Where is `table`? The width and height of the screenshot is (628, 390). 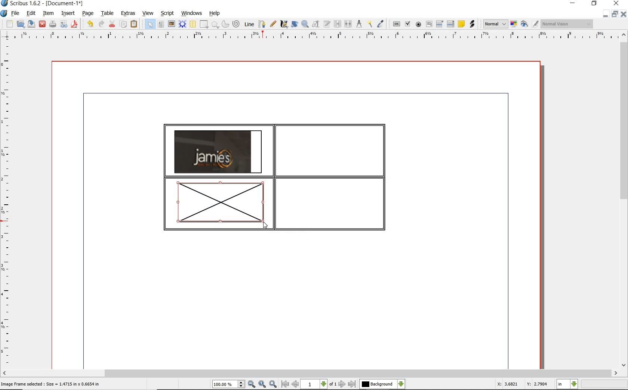 table is located at coordinates (108, 14).